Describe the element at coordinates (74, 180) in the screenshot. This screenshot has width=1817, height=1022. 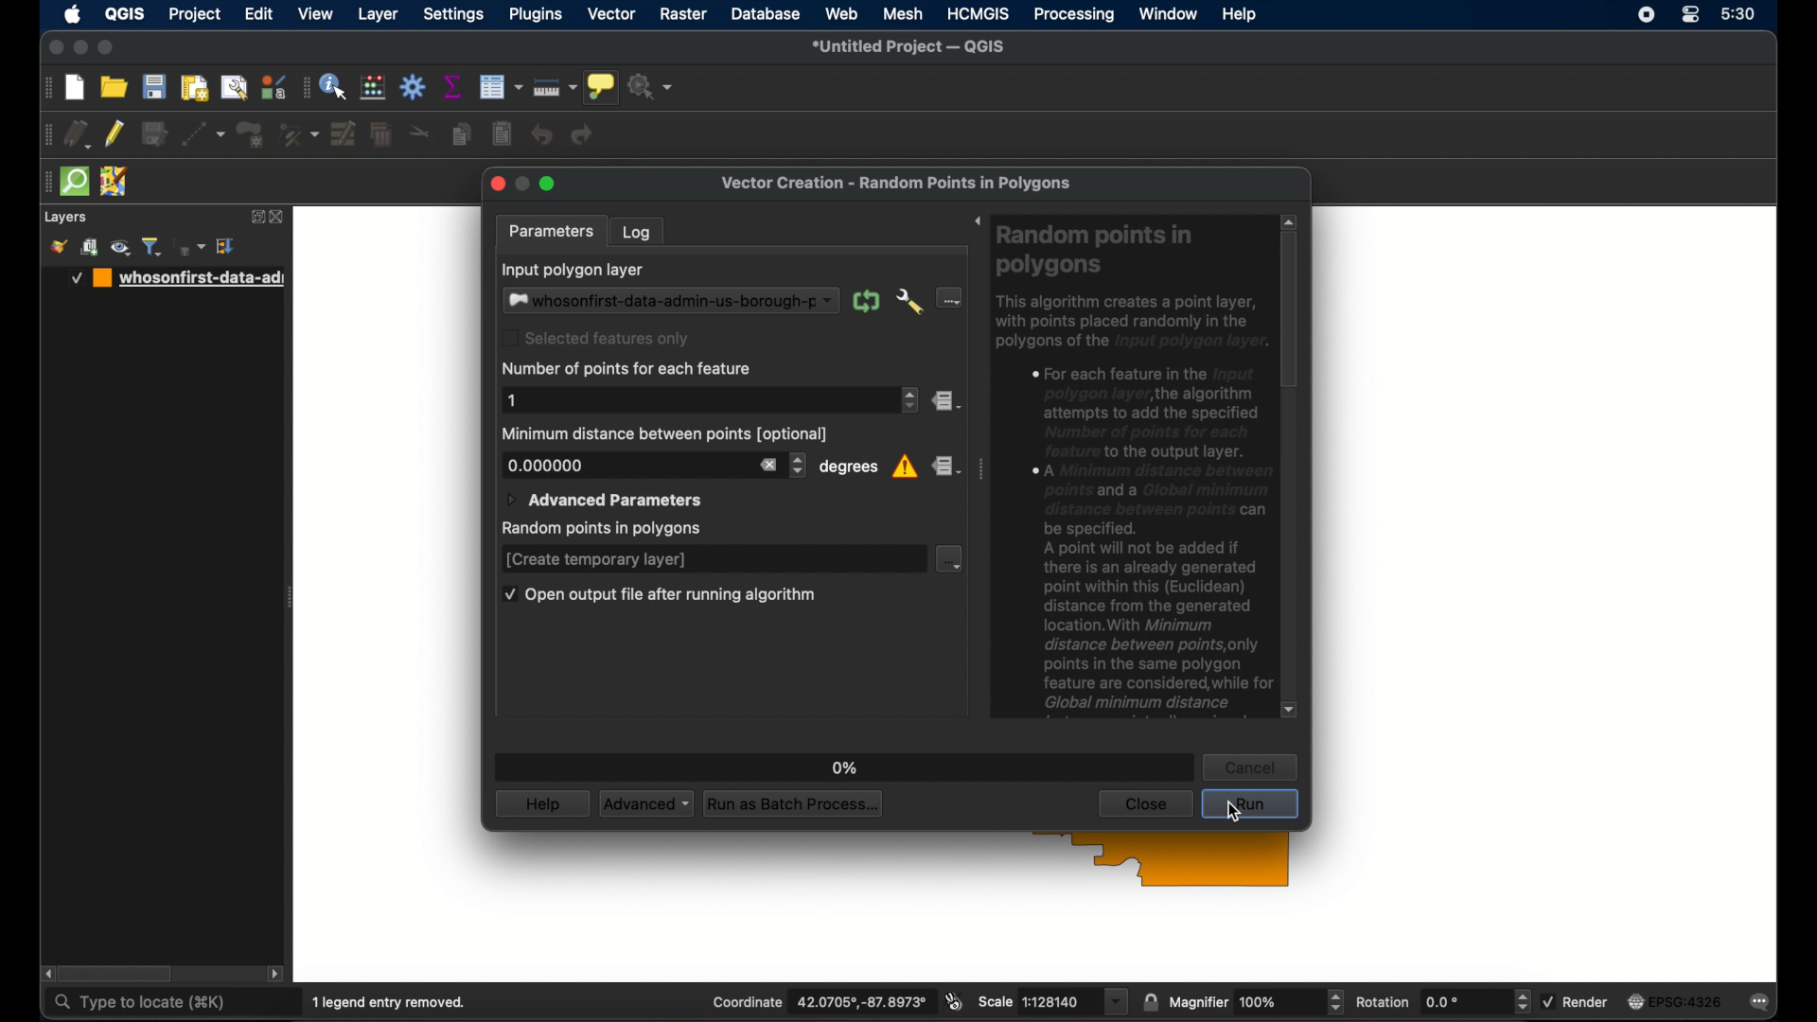
I see `quick osm` at that location.